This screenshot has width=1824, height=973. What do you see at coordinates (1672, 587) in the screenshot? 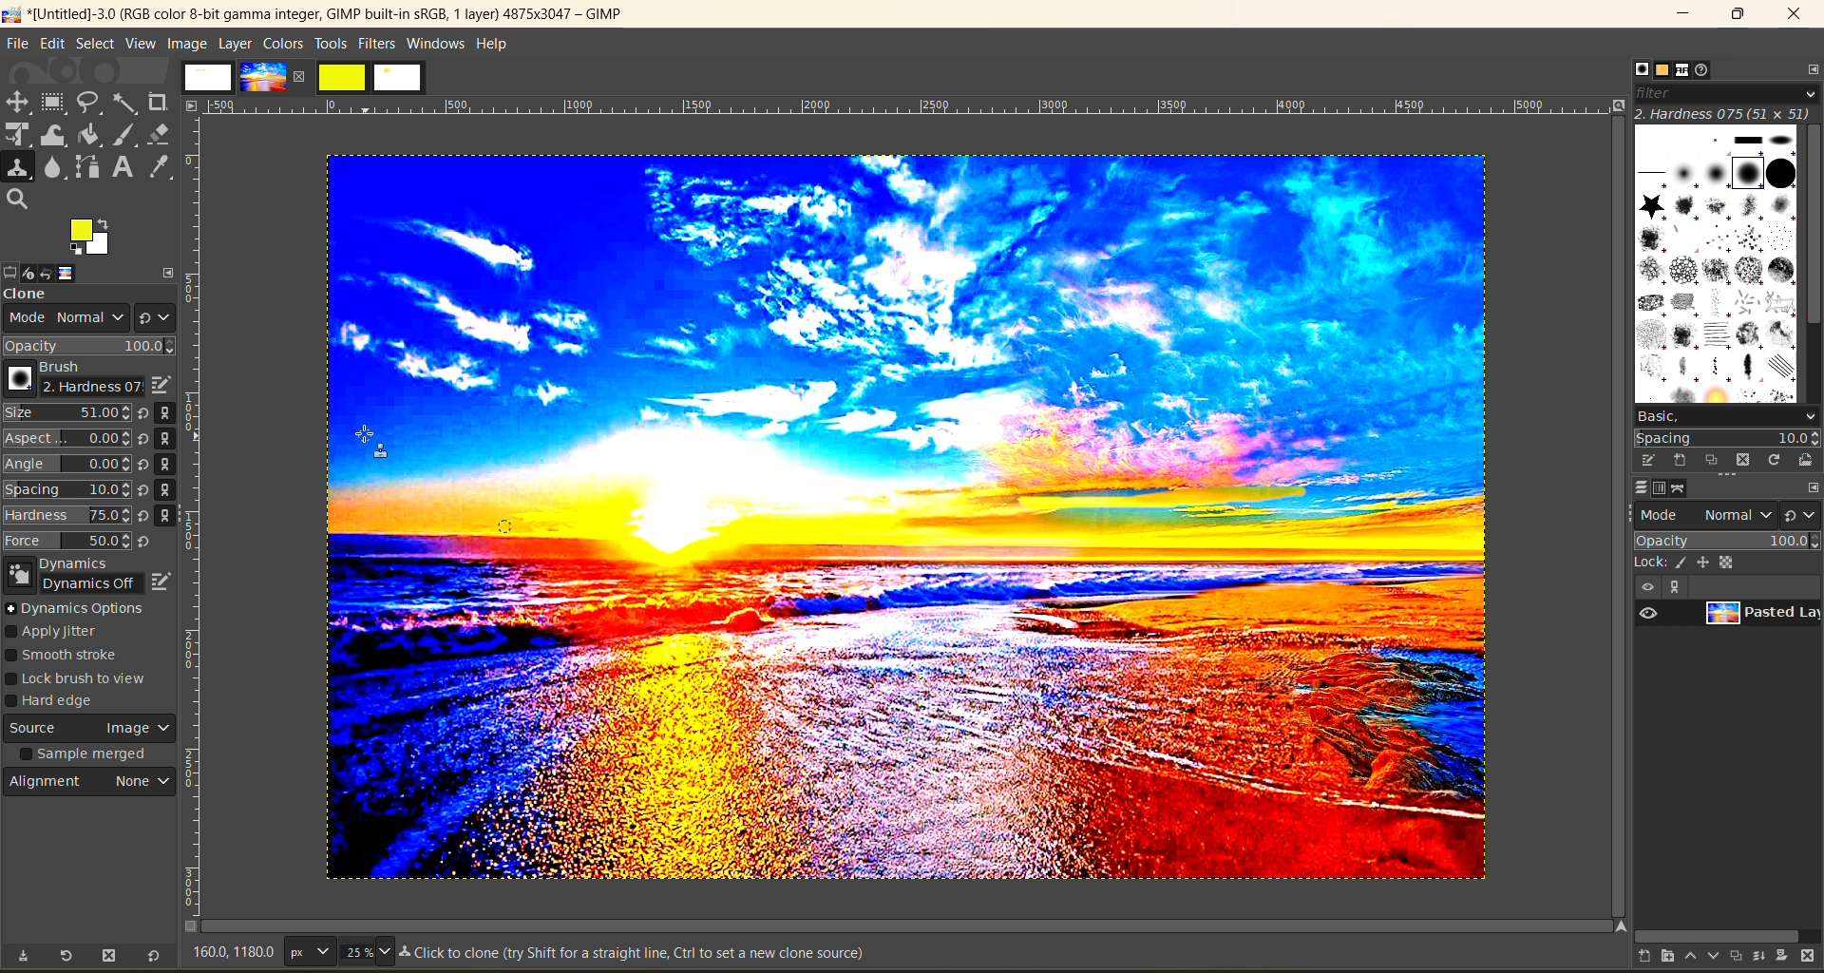
I see `expand` at bounding box center [1672, 587].